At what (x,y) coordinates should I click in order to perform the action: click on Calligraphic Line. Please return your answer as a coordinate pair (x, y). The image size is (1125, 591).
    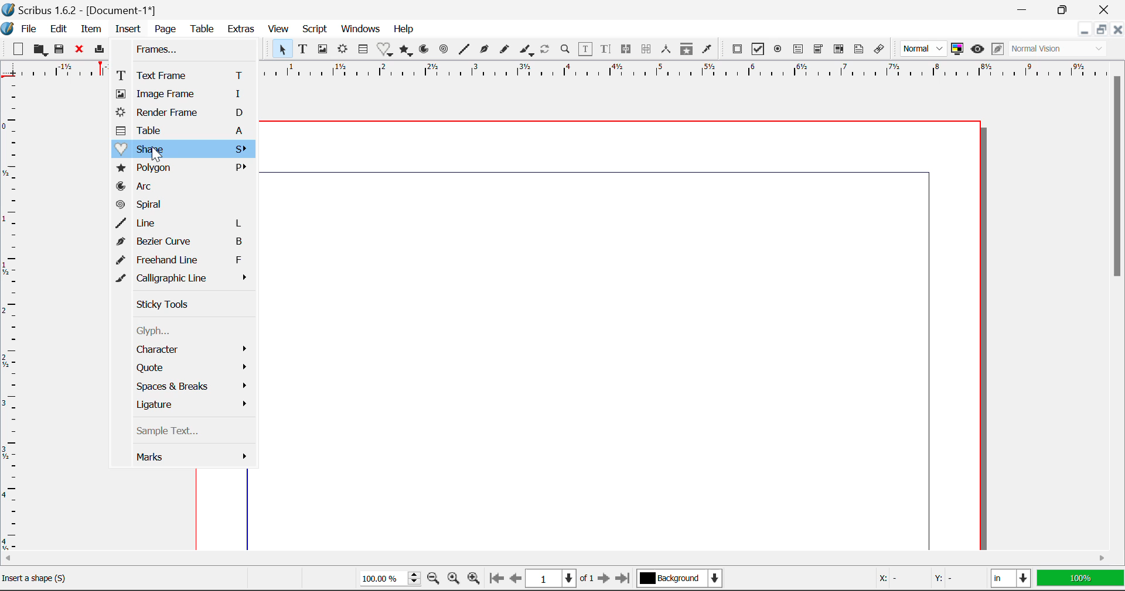
    Looking at the image, I should click on (185, 280).